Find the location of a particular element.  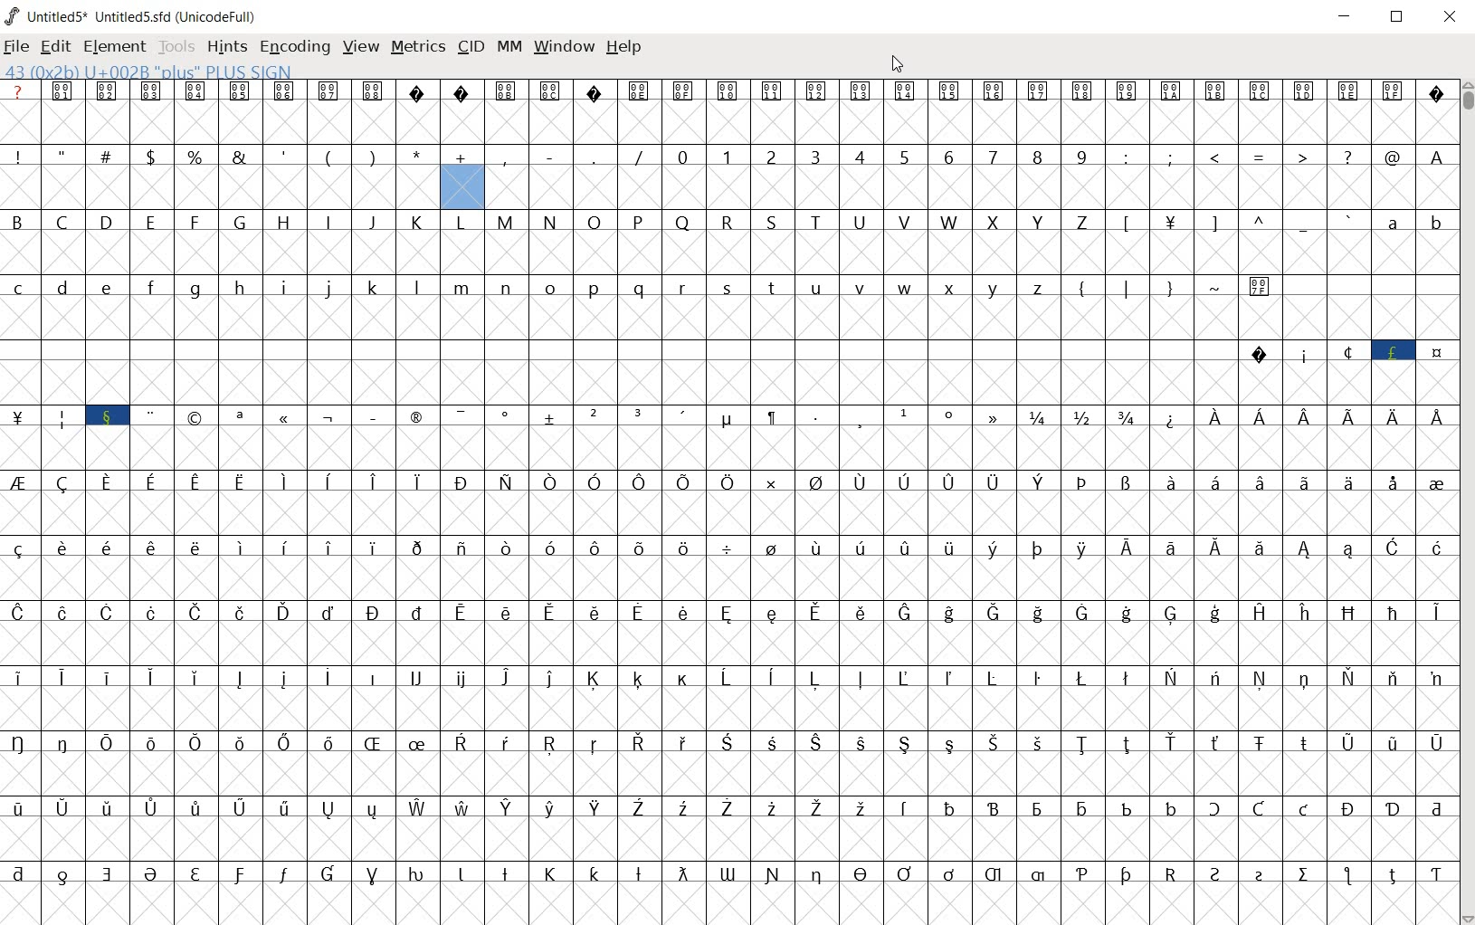

Latin extended characters is located at coordinates (197, 701).